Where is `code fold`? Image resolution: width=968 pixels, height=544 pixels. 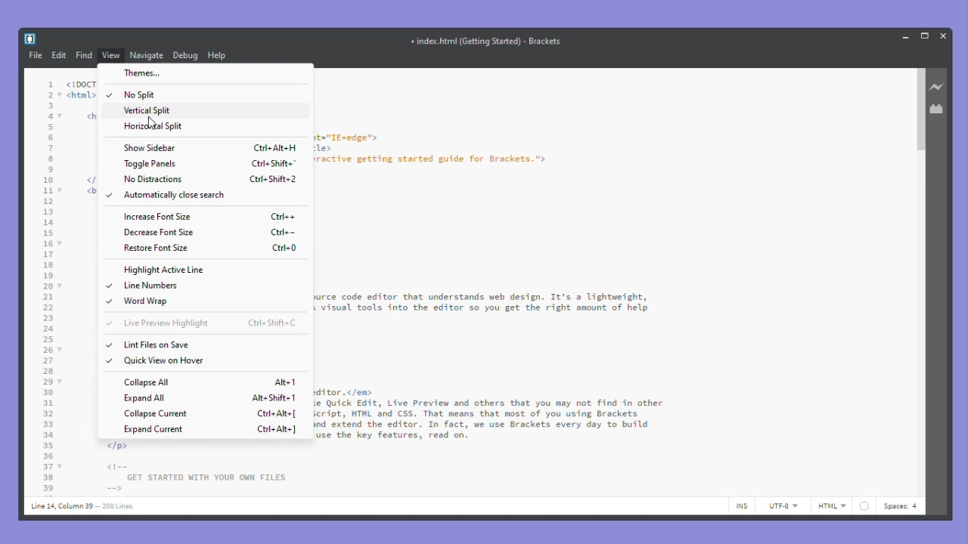 code fold is located at coordinates (61, 116).